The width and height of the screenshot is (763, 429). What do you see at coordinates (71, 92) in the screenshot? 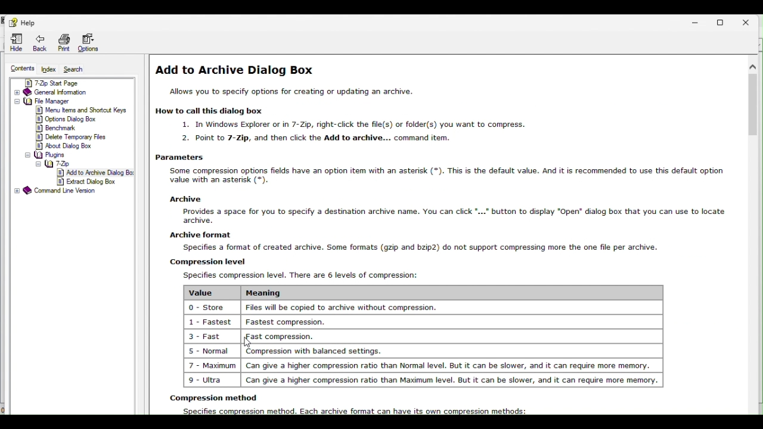
I see `General information` at bounding box center [71, 92].